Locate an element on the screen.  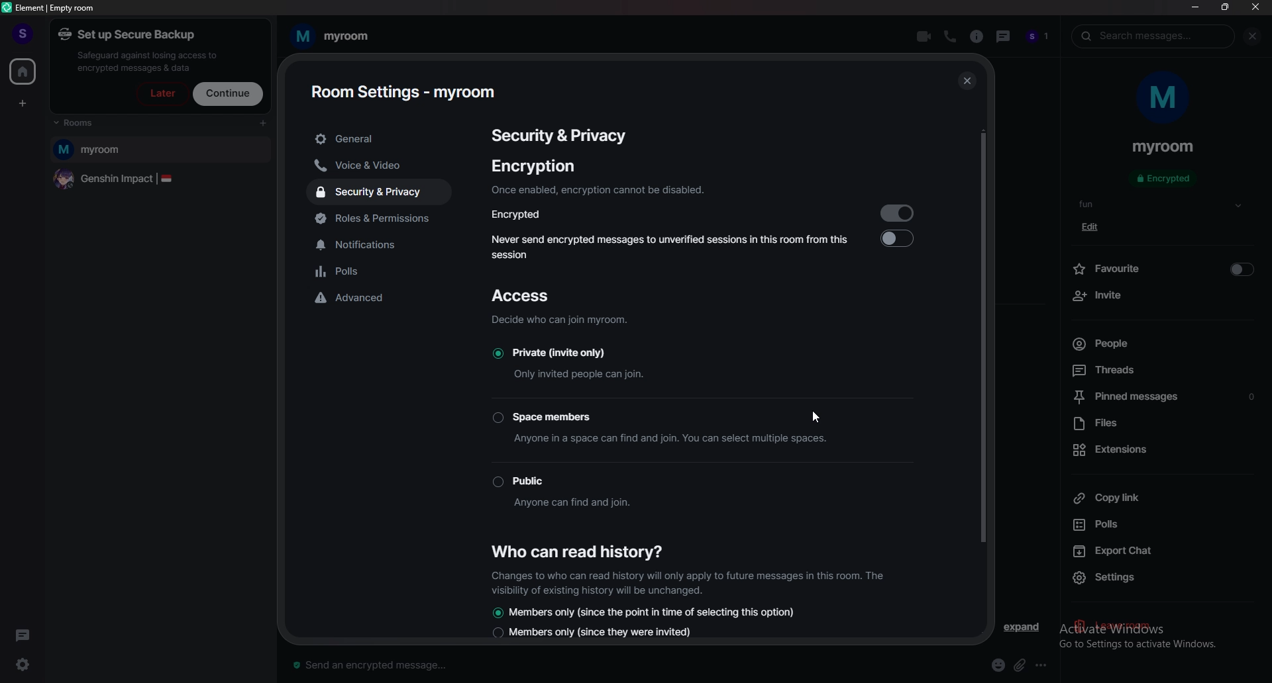
vertical scroll bar is located at coordinates (982, 343).